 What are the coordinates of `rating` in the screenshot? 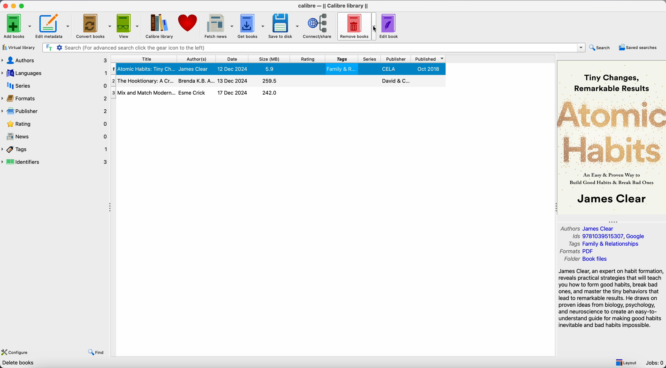 It's located at (55, 124).